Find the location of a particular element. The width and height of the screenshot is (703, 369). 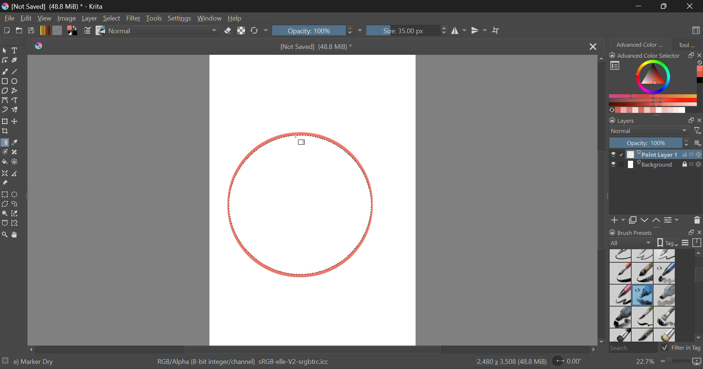

Krita Logo is located at coordinates (38, 46).